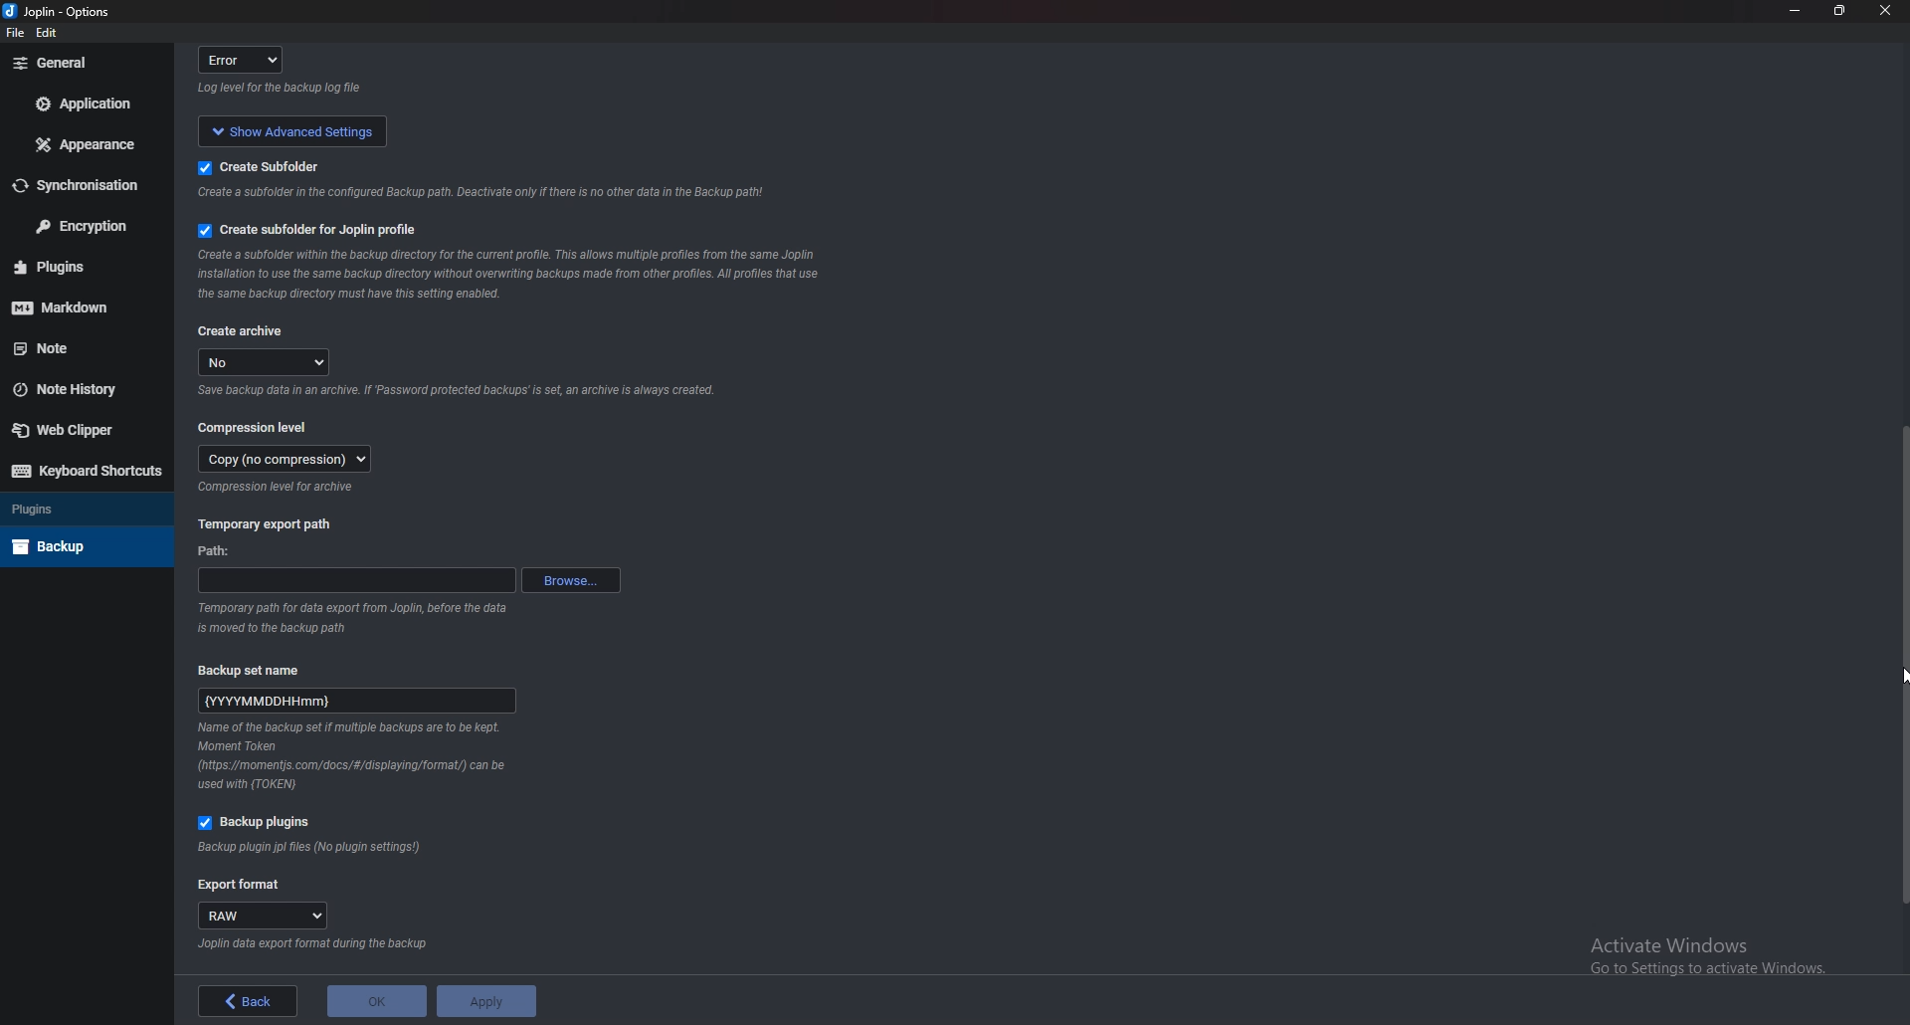  What do you see at coordinates (82, 508) in the screenshot?
I see `Plugins` at bounding box center [82, 508].